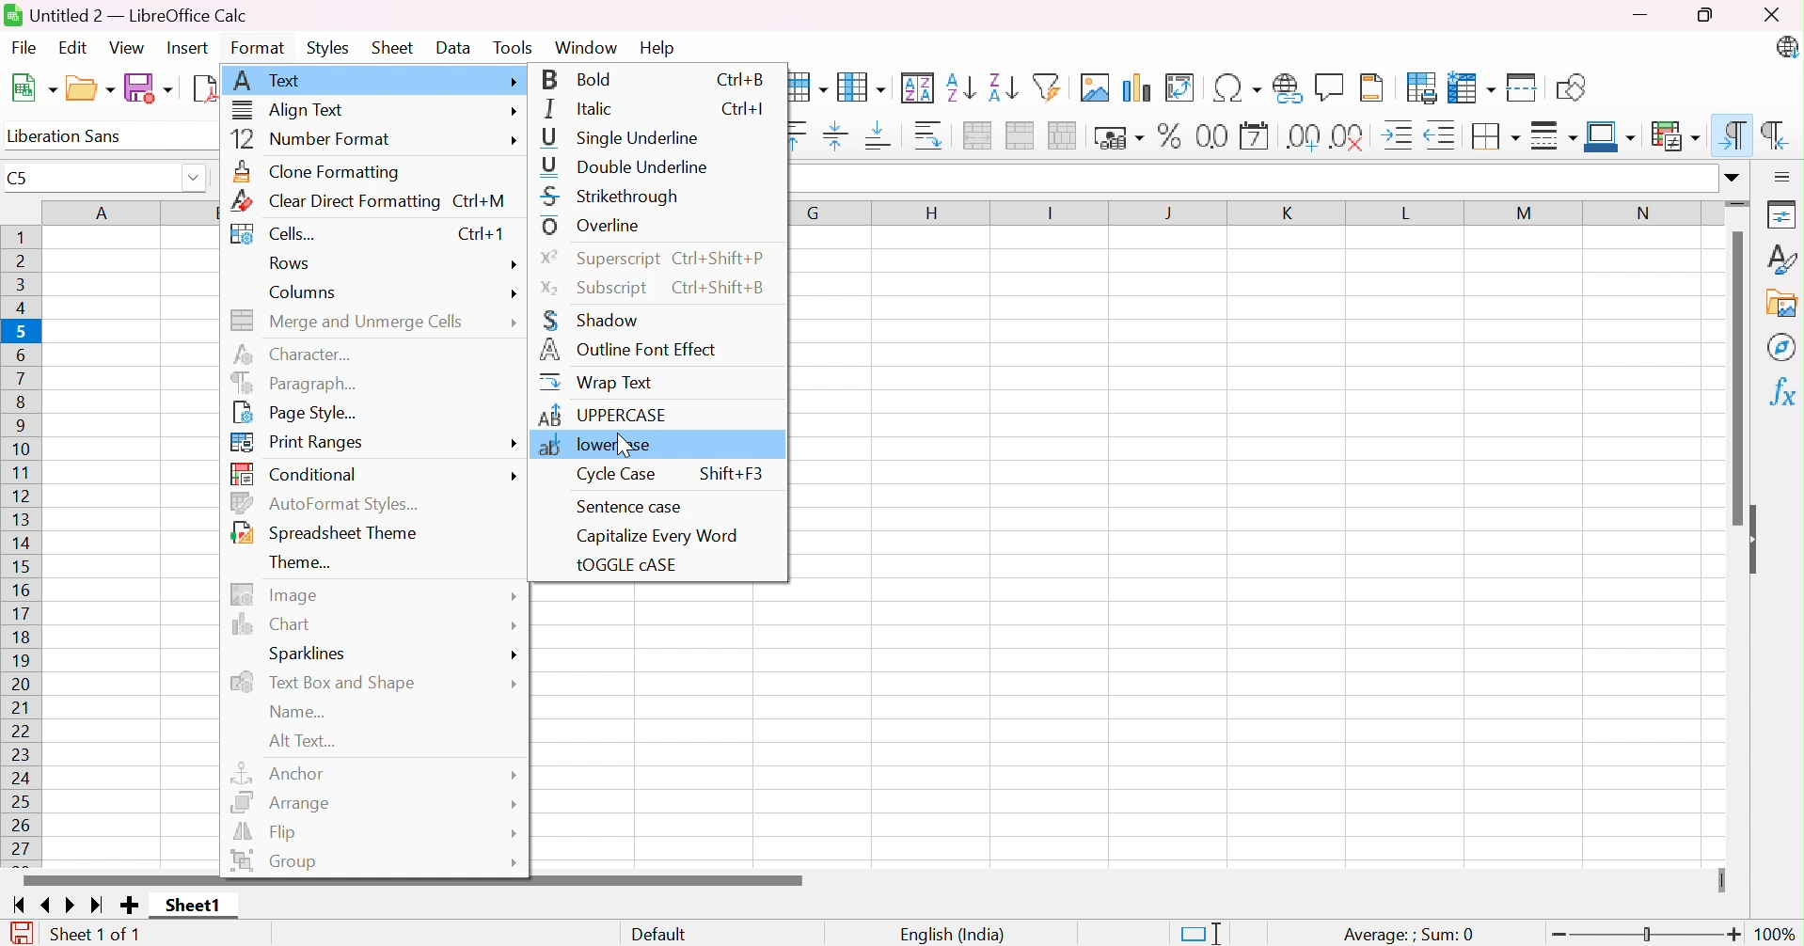 Image resolution: width=1804 pixels, height=946 pixels. I want to click on Liberation Sans, so click(72, 135).